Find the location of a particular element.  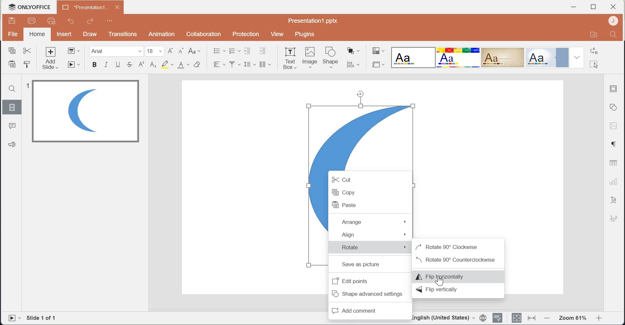

Cursor is located at coordinates (441, 283).